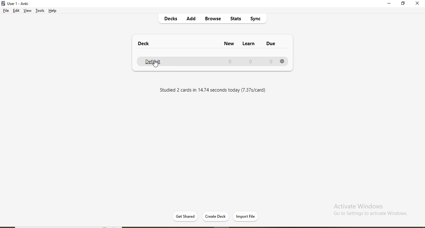 The width and height of the screenshot is (425, 228). What do you see at coordinates (258, 20) in the screenshot?
I see `sync` at bounding box center [258, 20].